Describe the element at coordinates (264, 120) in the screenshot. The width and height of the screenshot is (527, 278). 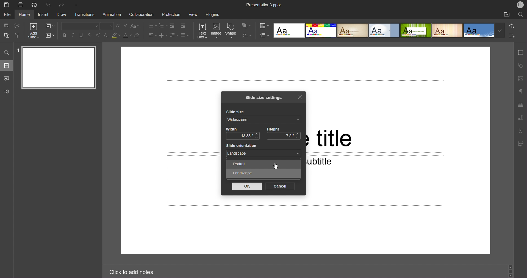
I see `Widescreen` at that location.